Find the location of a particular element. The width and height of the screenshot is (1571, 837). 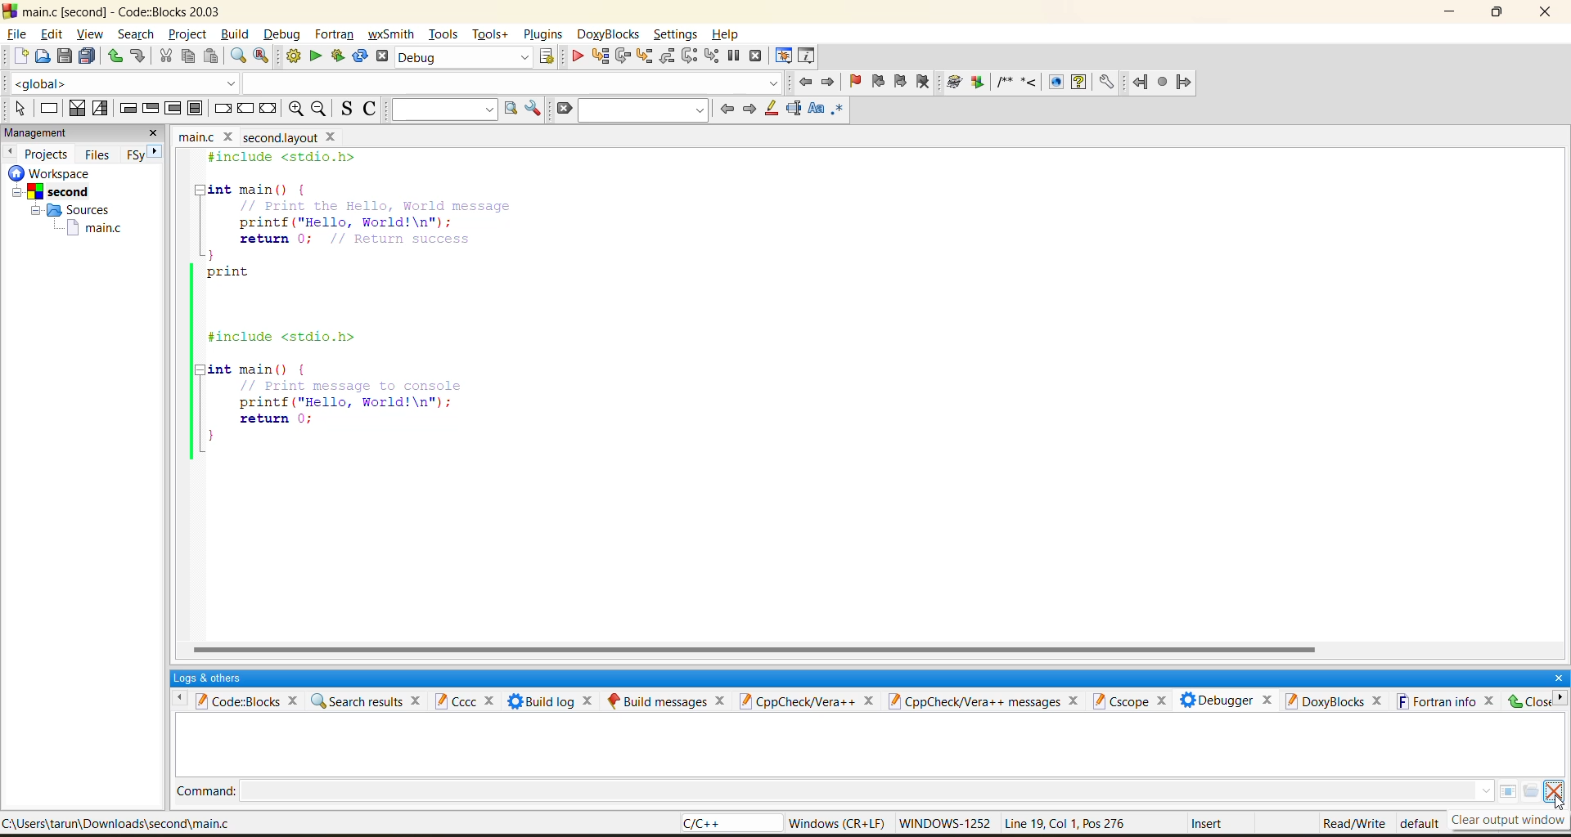

build is located at coordinates (293, 55).